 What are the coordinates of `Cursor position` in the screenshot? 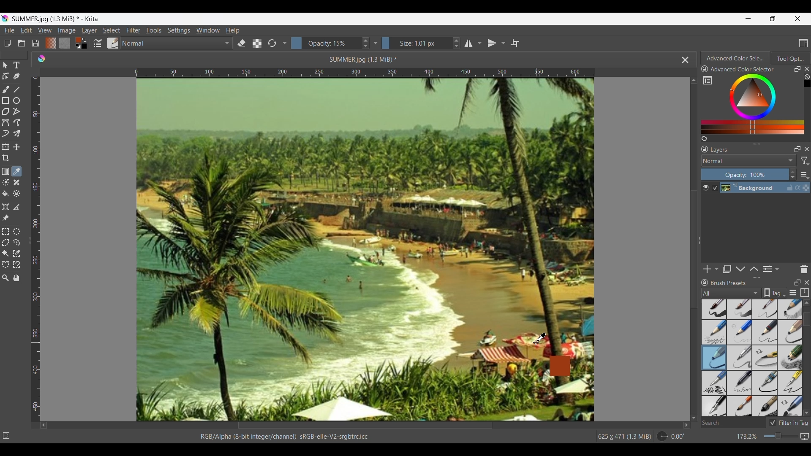 It's located at (540, 339).